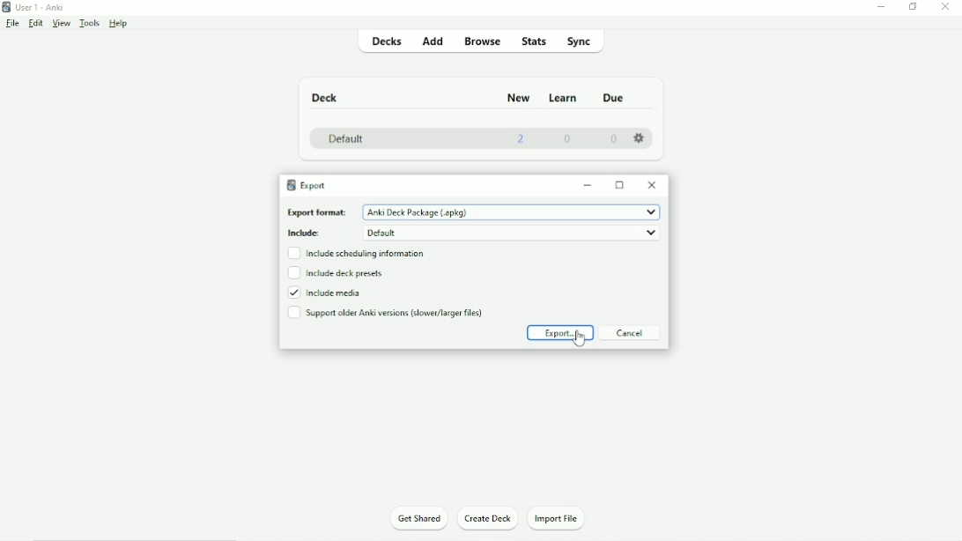 The image size is (962, 541). What do you see at coordinates (91, 23) in the screenshot?
I see `Tools` at bounding box center [91, 23].